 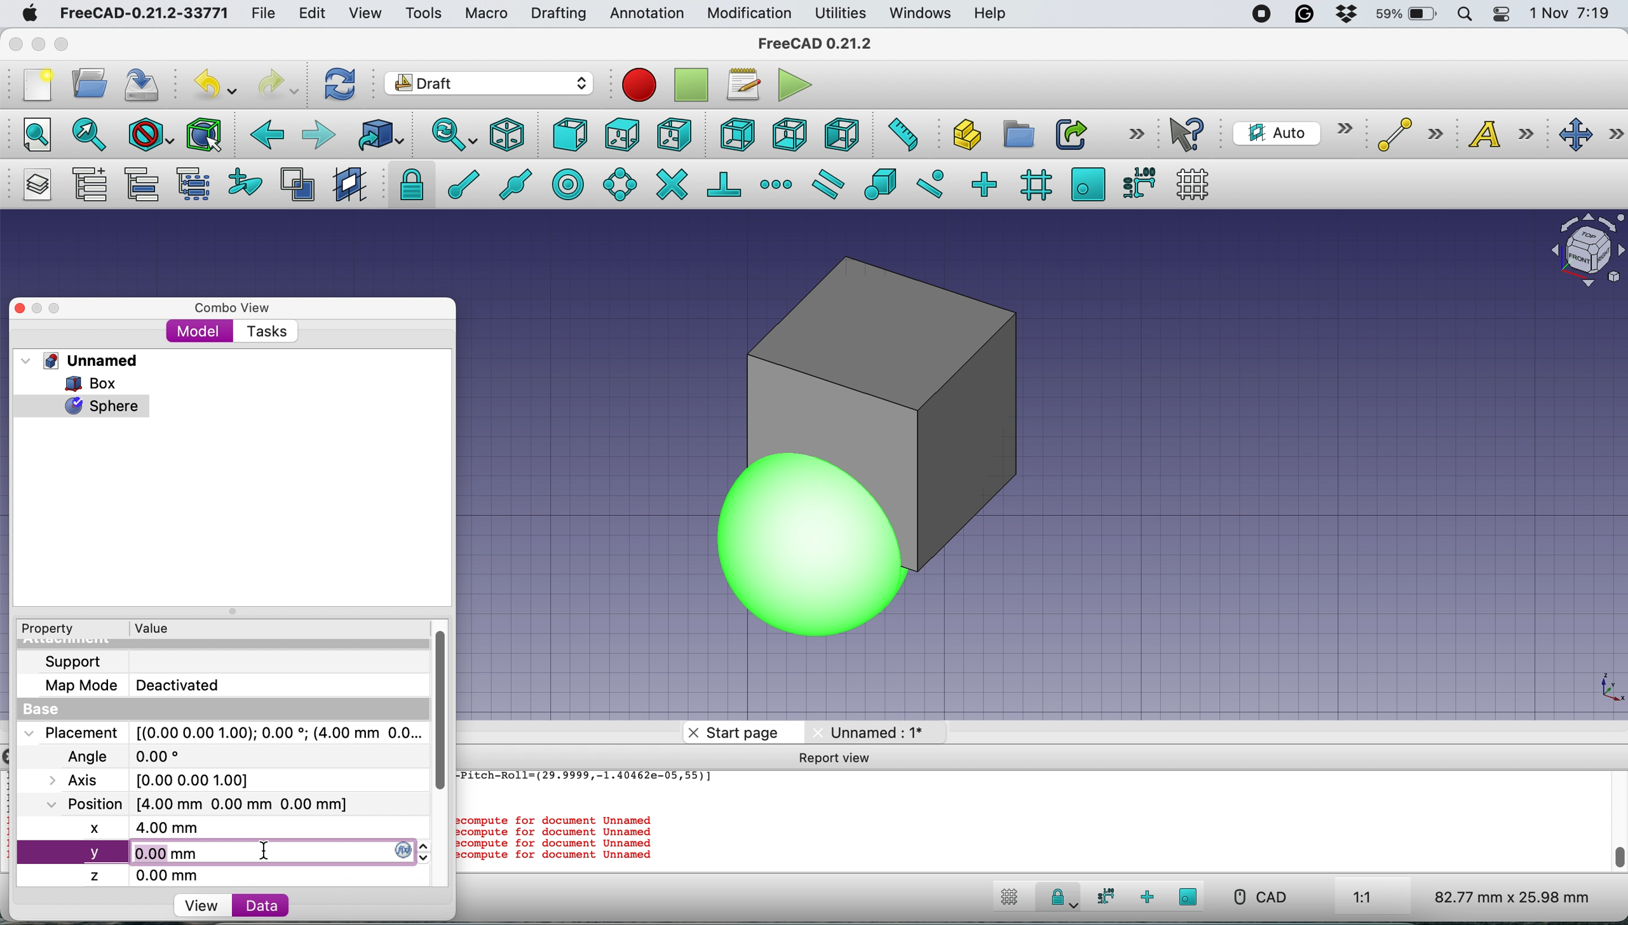 What do you see at coordinates (622, 133) in the screenshot?
I see `top` at bounding box center [622, 133].